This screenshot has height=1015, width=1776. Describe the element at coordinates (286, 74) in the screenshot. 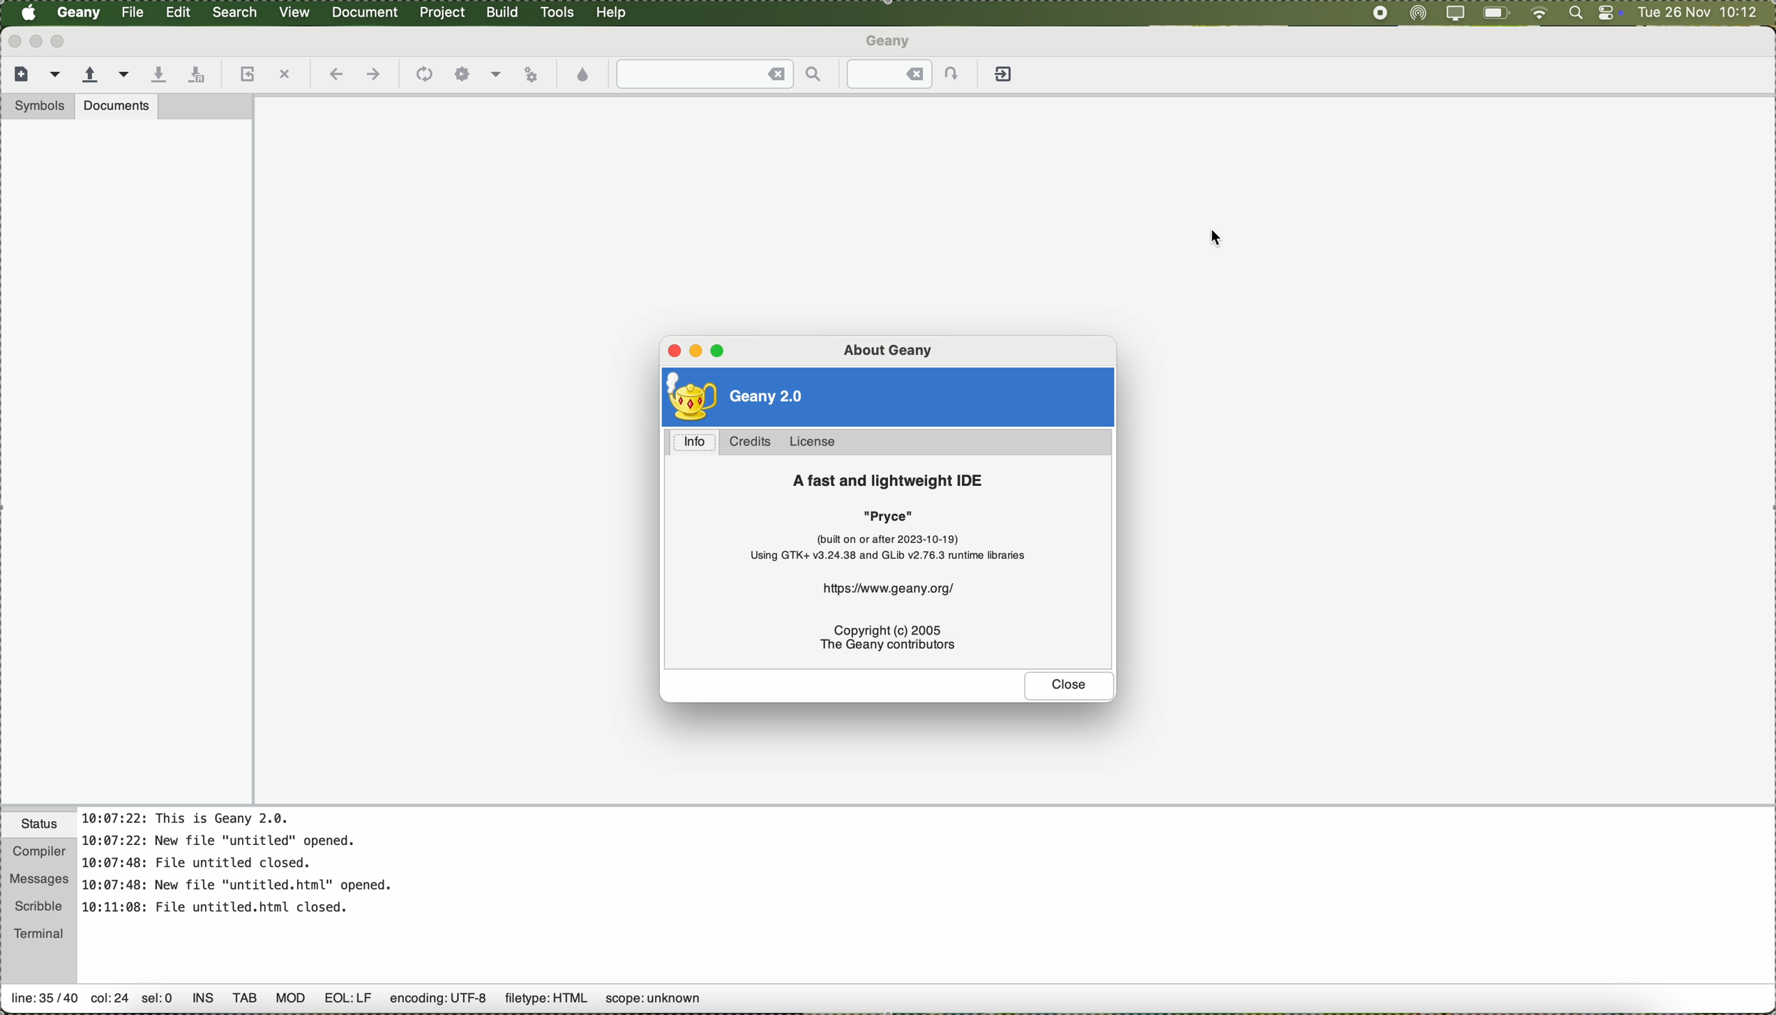

I see `close the current file` at that location.